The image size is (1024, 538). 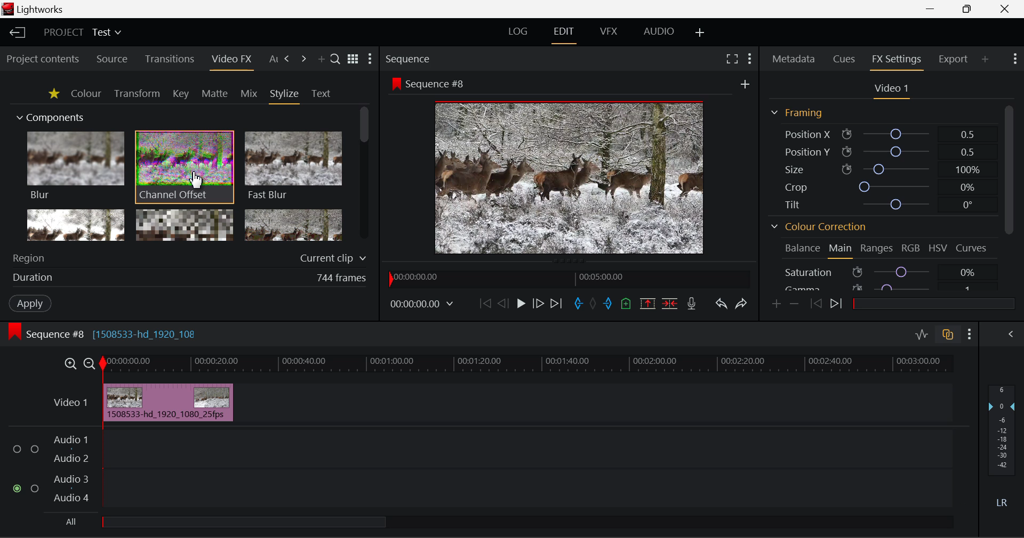 I want to click on HSV, so click(x=938, y=248).